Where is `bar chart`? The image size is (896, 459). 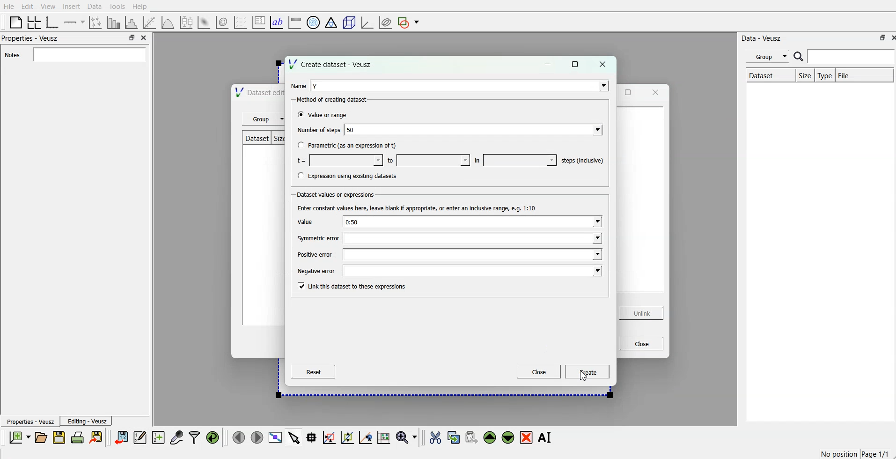 bar chart is located at coordinates (114, 22).